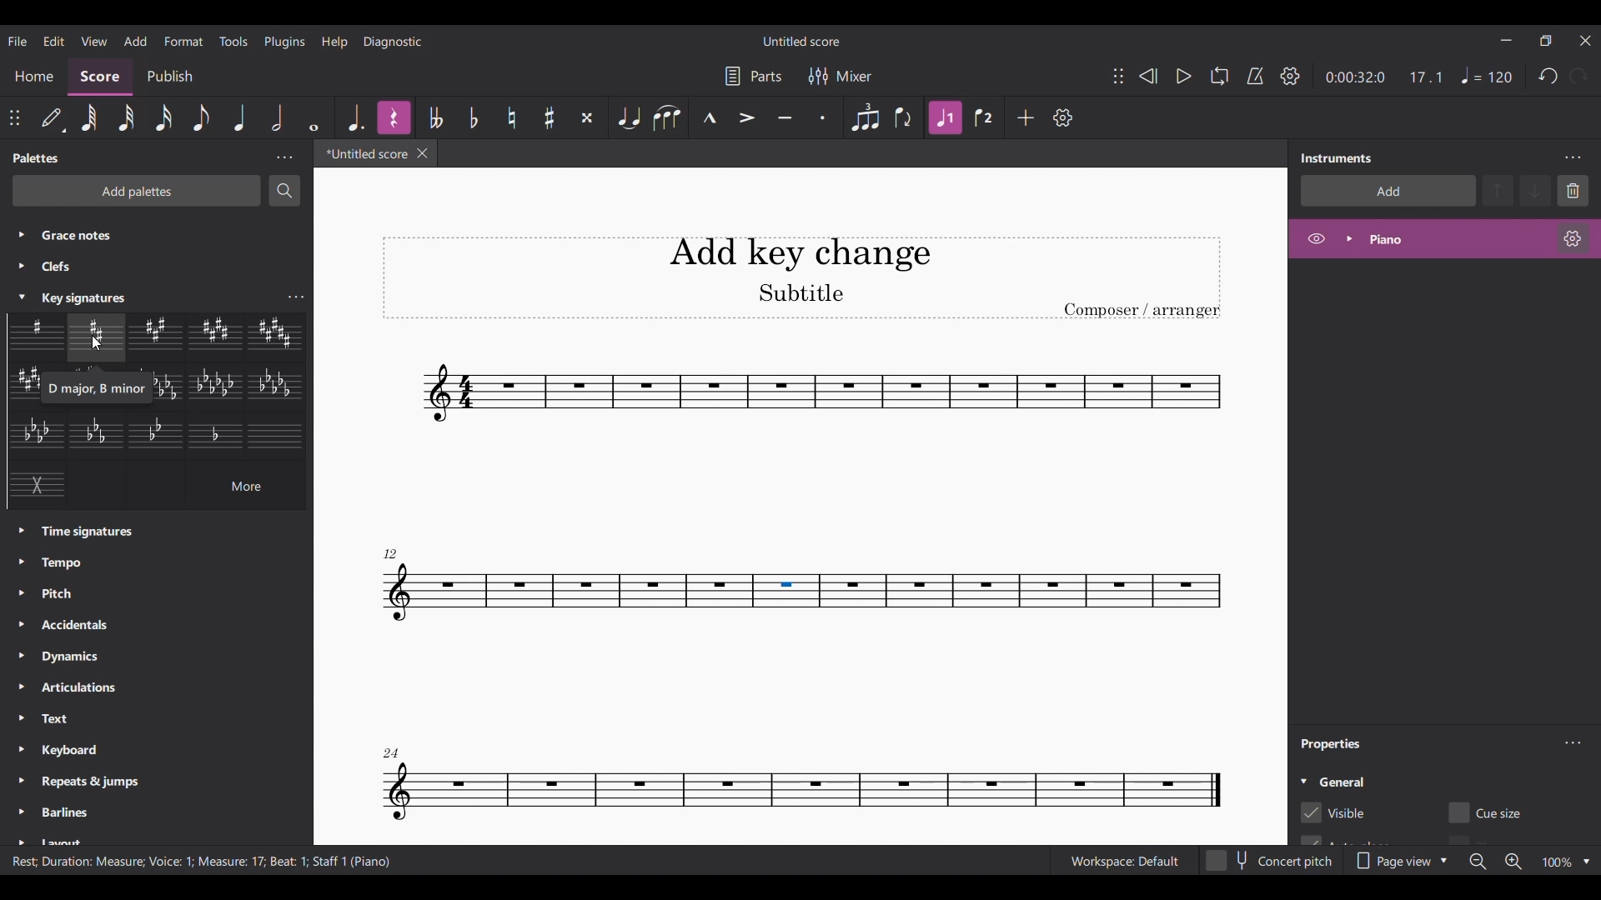  What do you see at coordinates (666, 117) in the screenshot?
I see `Slur` at bounding box center [666, 117].